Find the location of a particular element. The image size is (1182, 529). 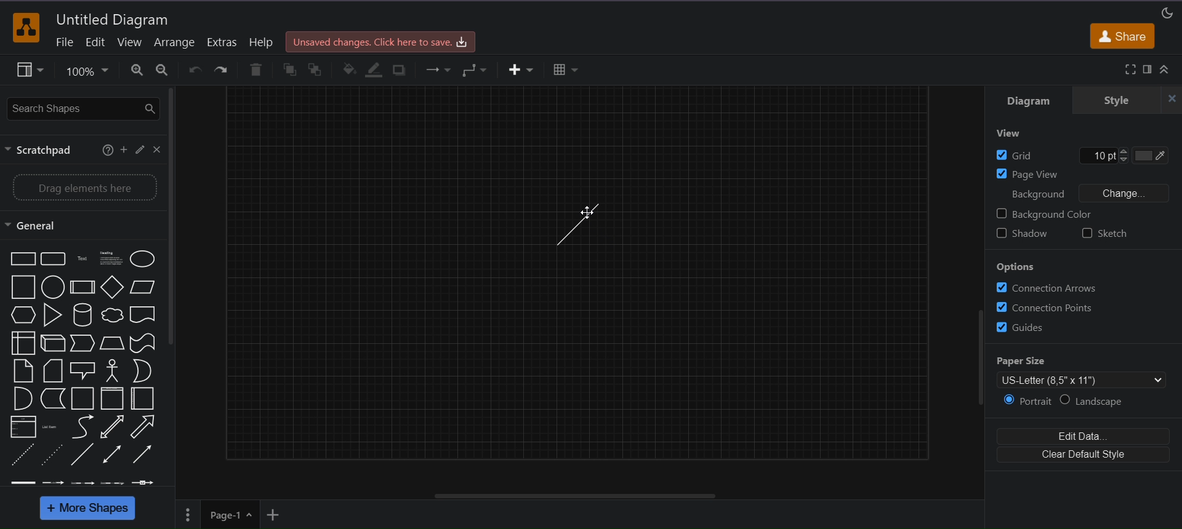

insert is located at coordinates (518, 70).